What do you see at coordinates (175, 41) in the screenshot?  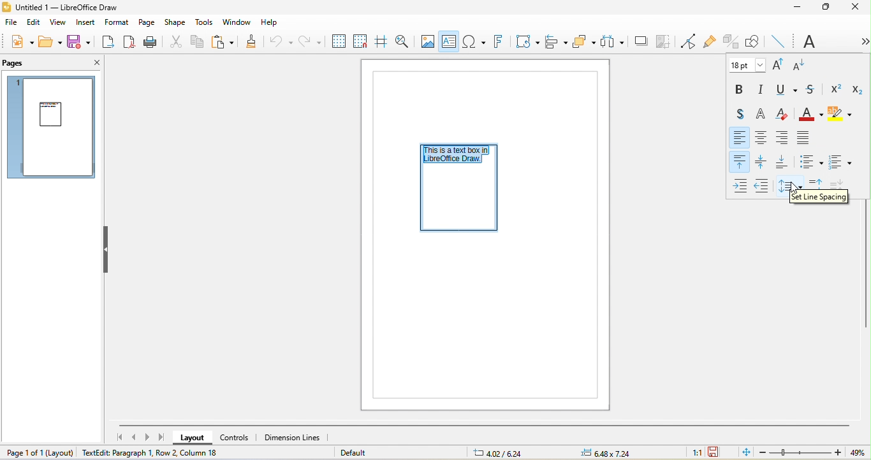 I see `cut` at bounding box center [175, 41].